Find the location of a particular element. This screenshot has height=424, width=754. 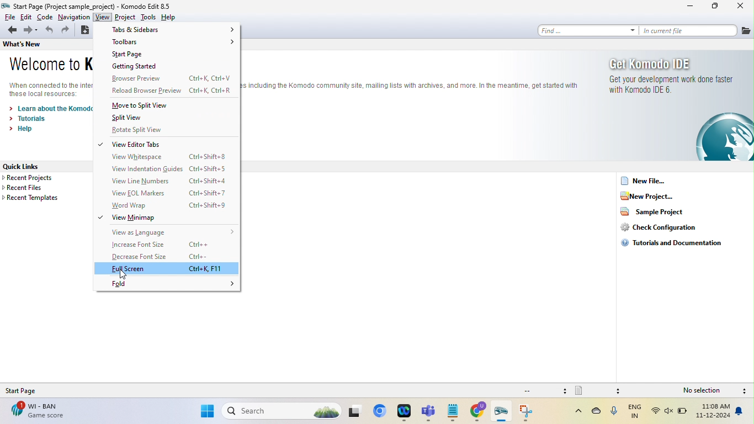

start is located at coordinates (206, 412).